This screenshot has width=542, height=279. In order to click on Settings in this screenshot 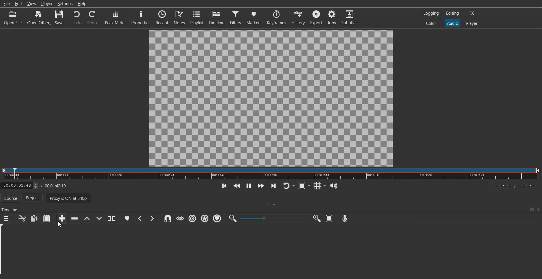, I will do `click(65, 3)`.